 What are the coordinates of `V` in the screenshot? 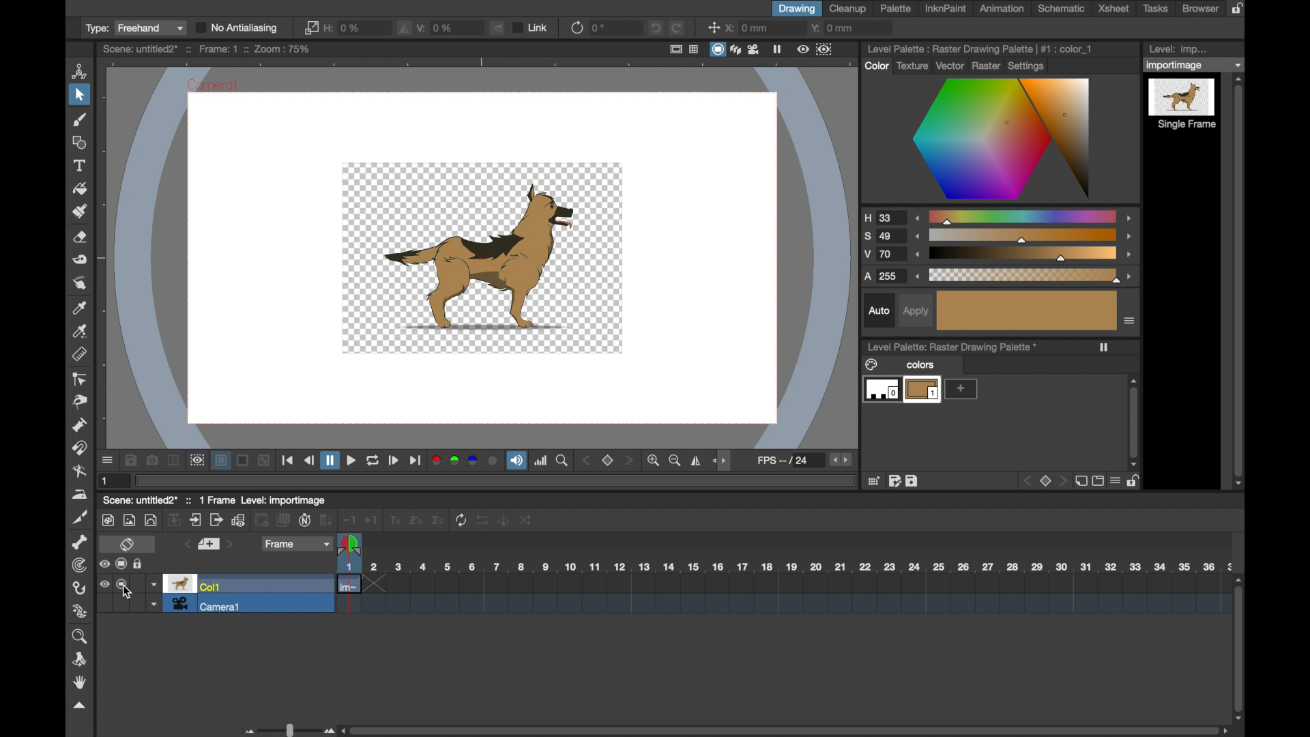 It's located at (882, 255).